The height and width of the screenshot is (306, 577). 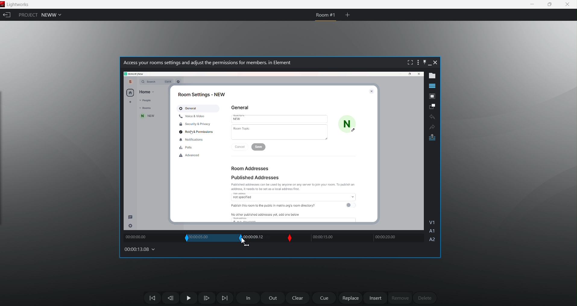 I want to click on create new room, so click(x=348, y=14).